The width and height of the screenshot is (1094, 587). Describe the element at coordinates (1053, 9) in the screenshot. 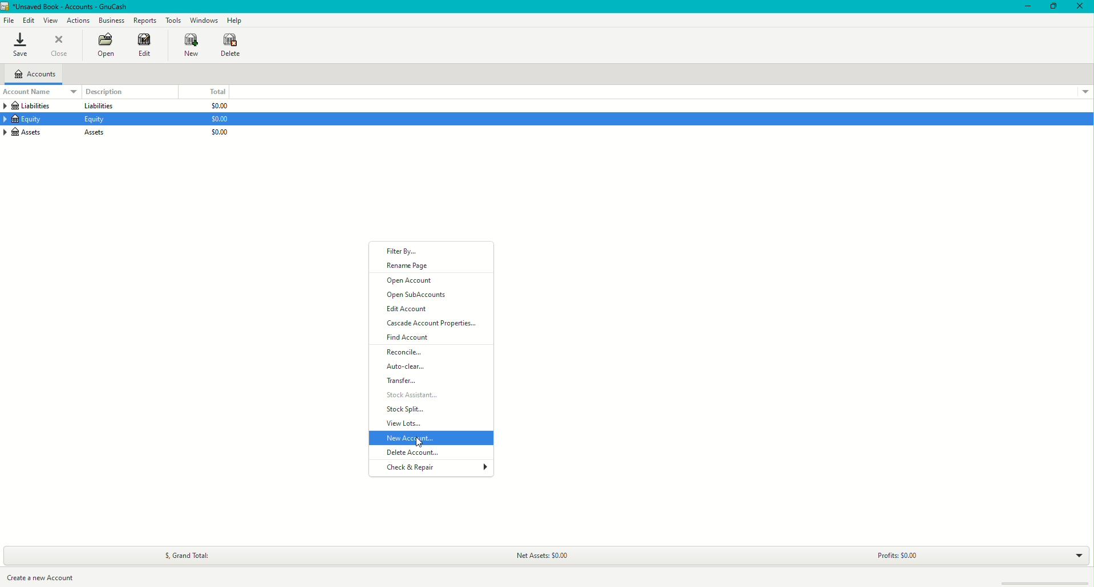

I see `Restore` at that location.